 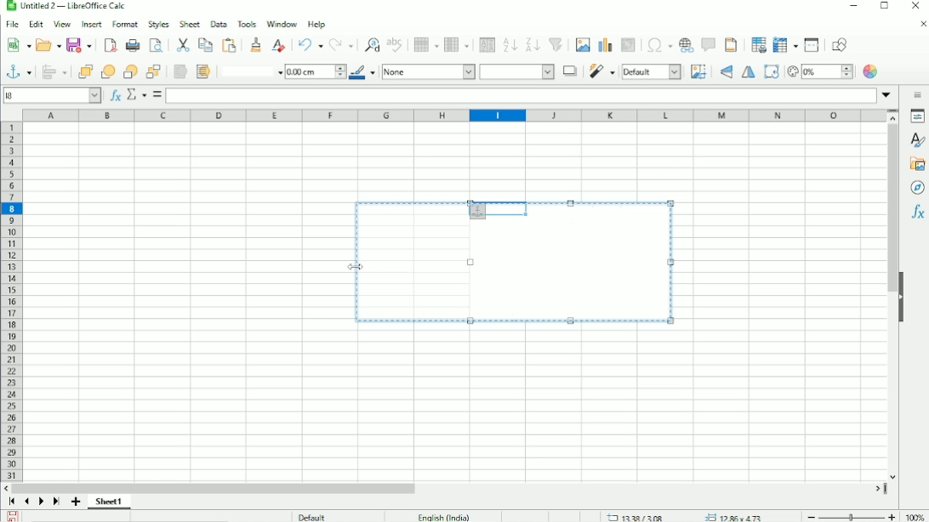 What do you see at coordinates (485, 44) in the screenshot?
I see `Sort` at bounding box center [485, 44].